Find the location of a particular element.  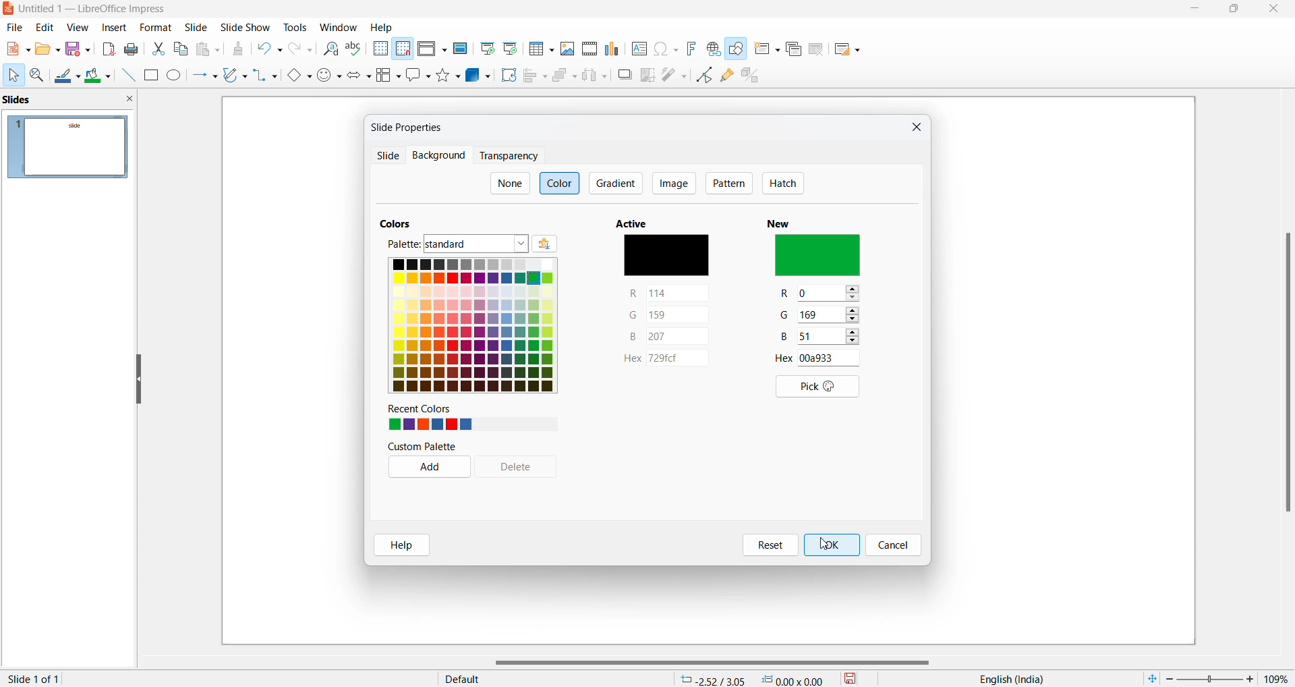

fill color  is located at coordinates (99, 76).